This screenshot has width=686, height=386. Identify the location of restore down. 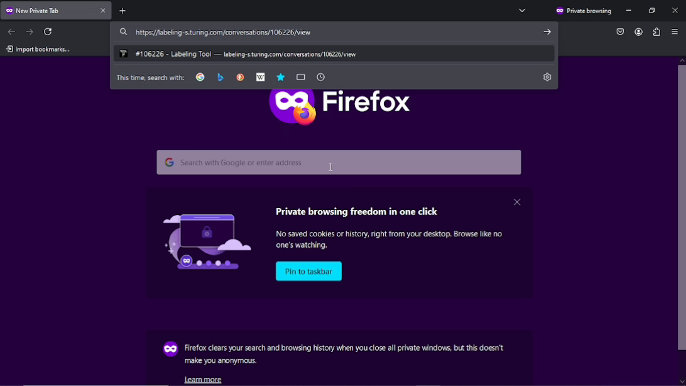
(653, 11).